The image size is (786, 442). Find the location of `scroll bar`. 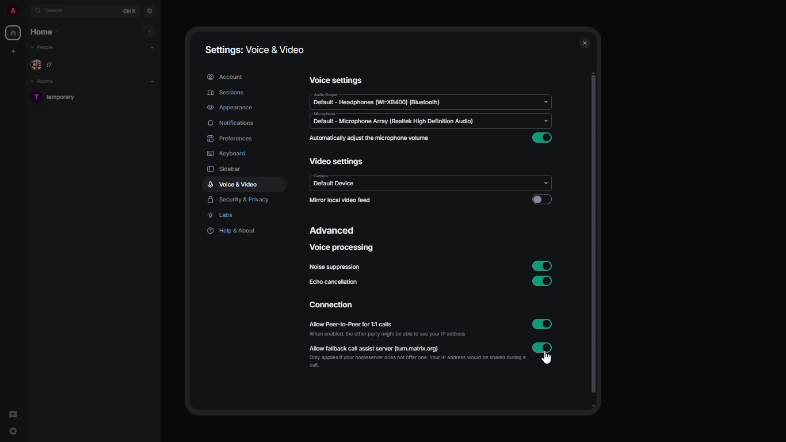

scroll bar is located at coordinates (592, 242).